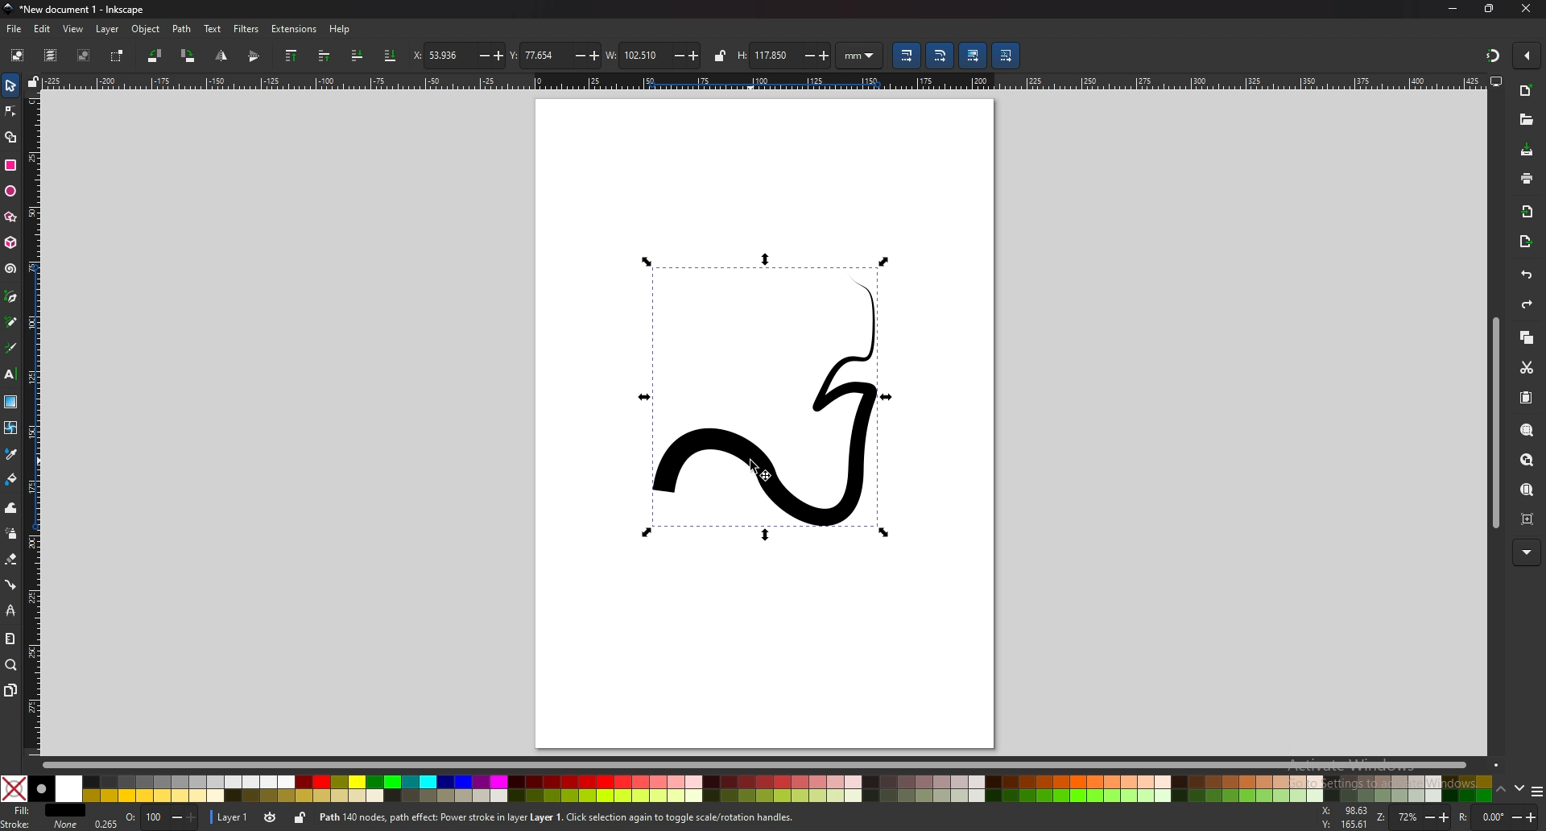 The image size is (1546, 831). What do you see at coordinates (1527, 461) in the screenshot?
I see `zoom drawing` at bounding box center [1527, 461].